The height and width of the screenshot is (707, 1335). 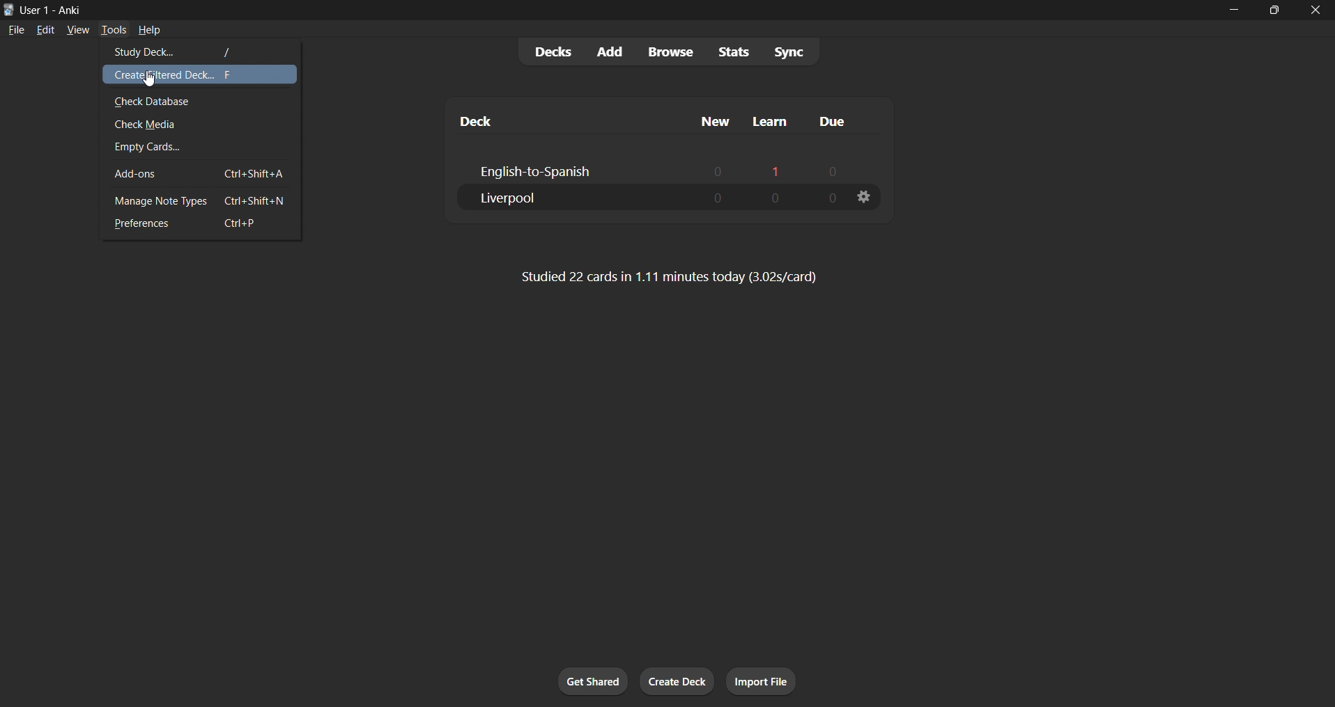 I want to click on title bar, so click(x=573, y=10).